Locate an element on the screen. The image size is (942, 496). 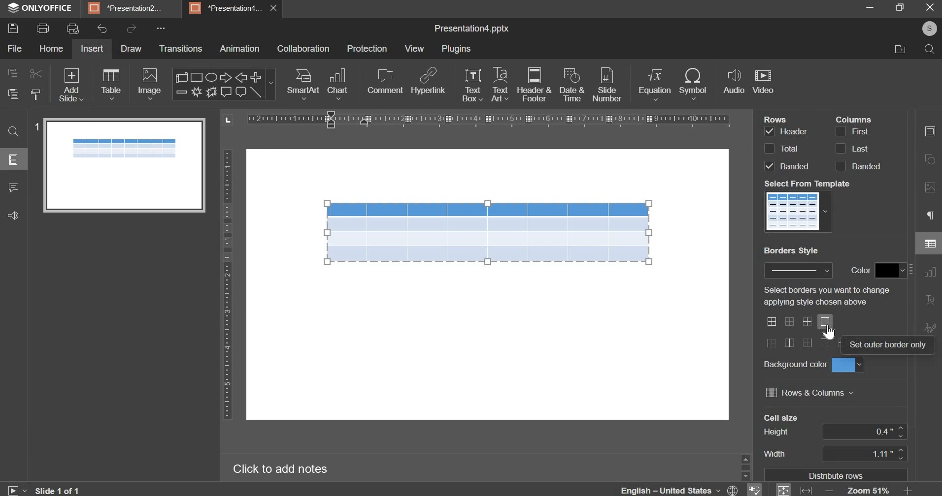
background color is located at coordinates (813, 364).